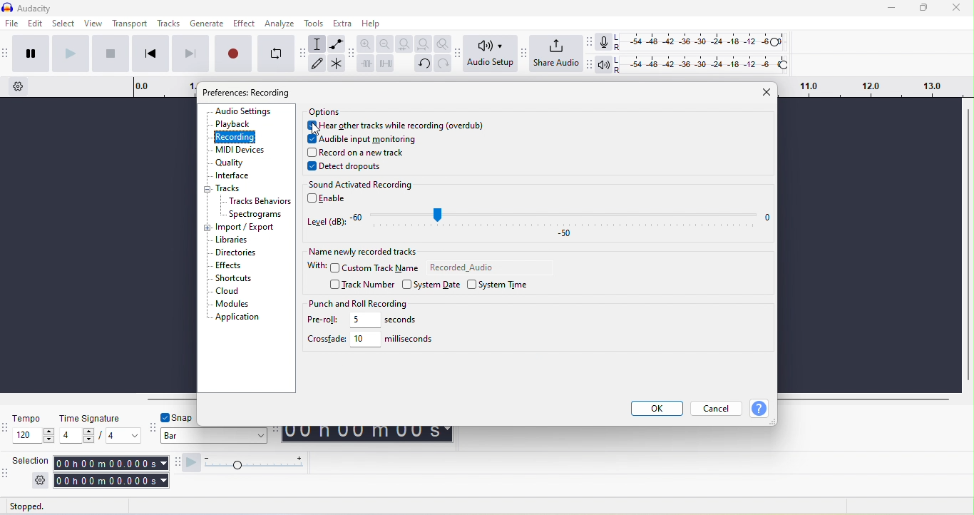 This screenshot has height=515, width=974. I want to click on redo, so click(443, 64).